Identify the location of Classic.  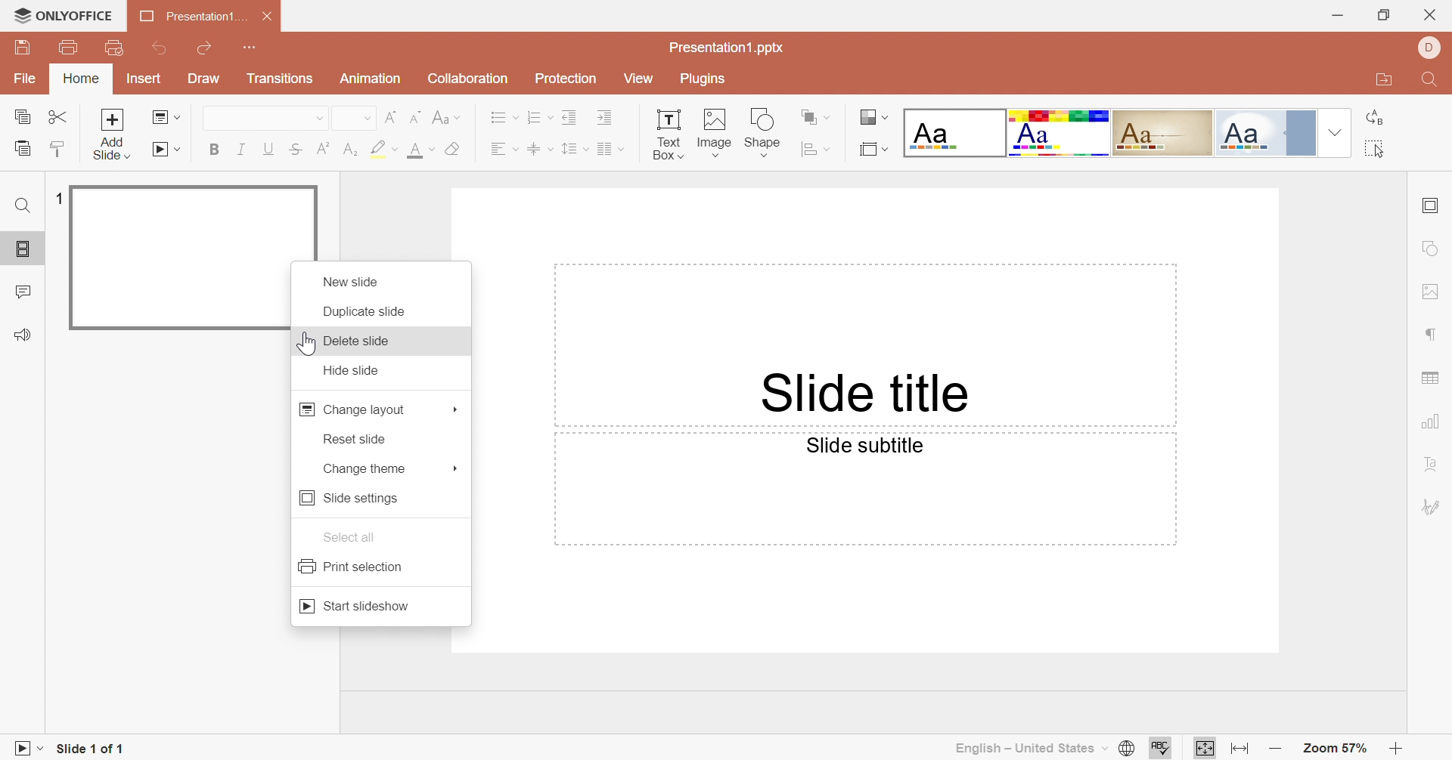
(1162, 133).